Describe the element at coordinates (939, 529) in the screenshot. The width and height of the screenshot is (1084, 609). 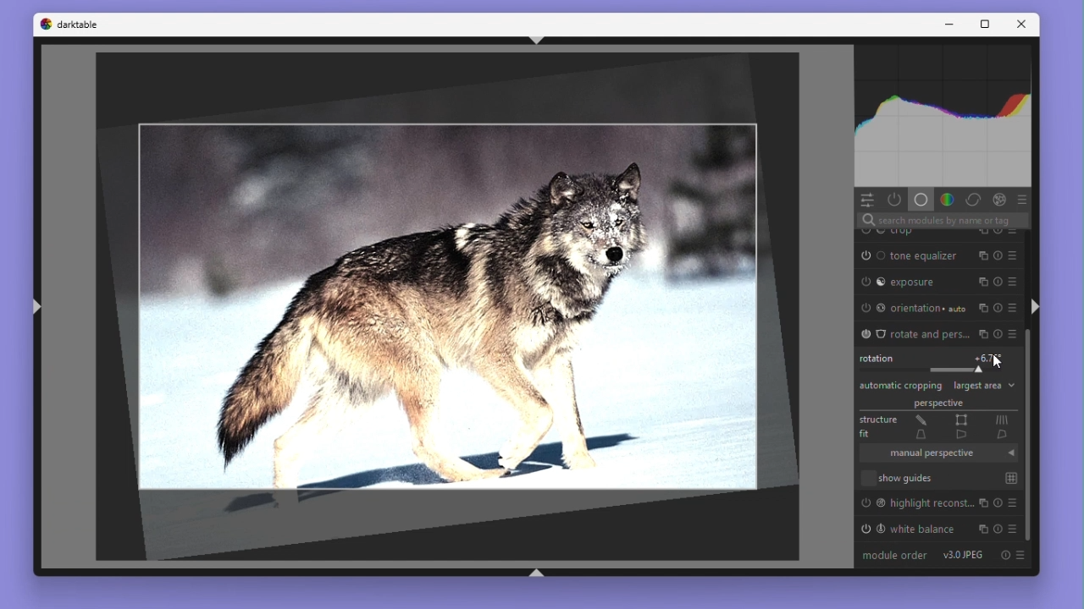
I see `White balance` at that location.